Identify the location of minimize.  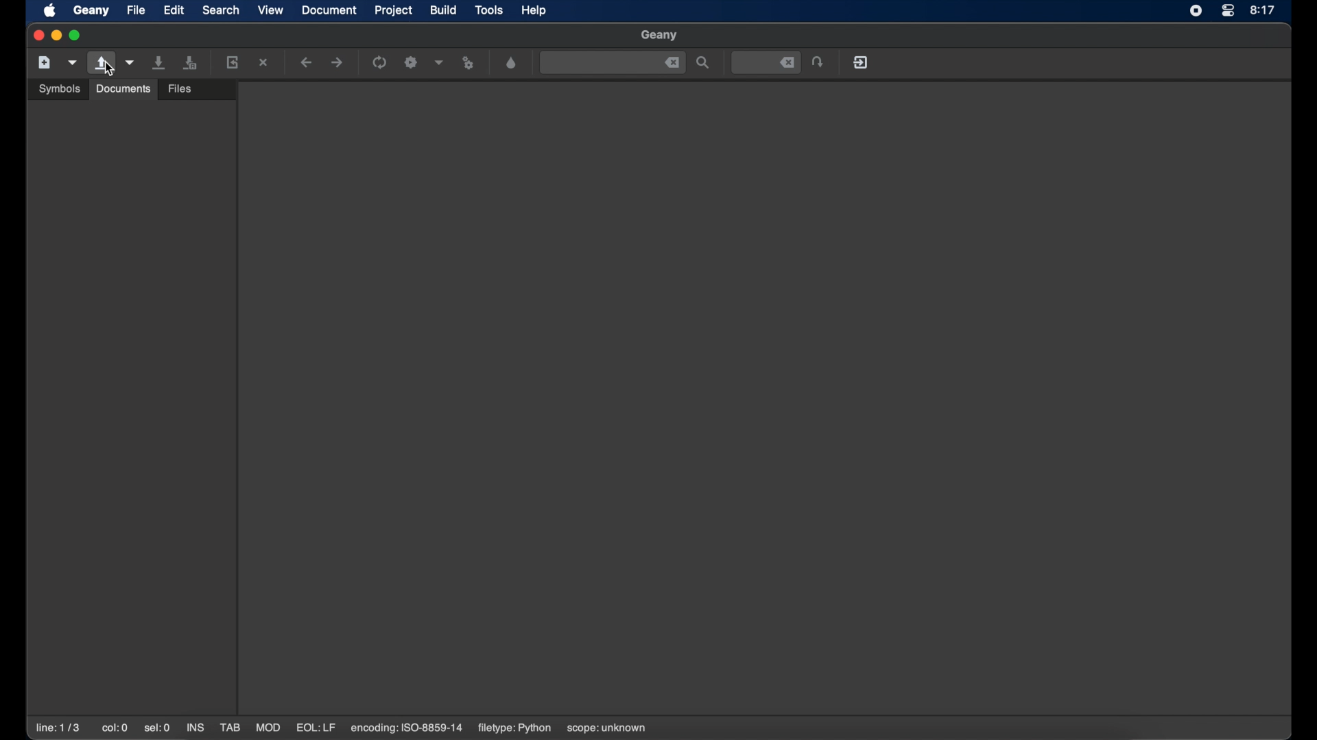
(56, 36).